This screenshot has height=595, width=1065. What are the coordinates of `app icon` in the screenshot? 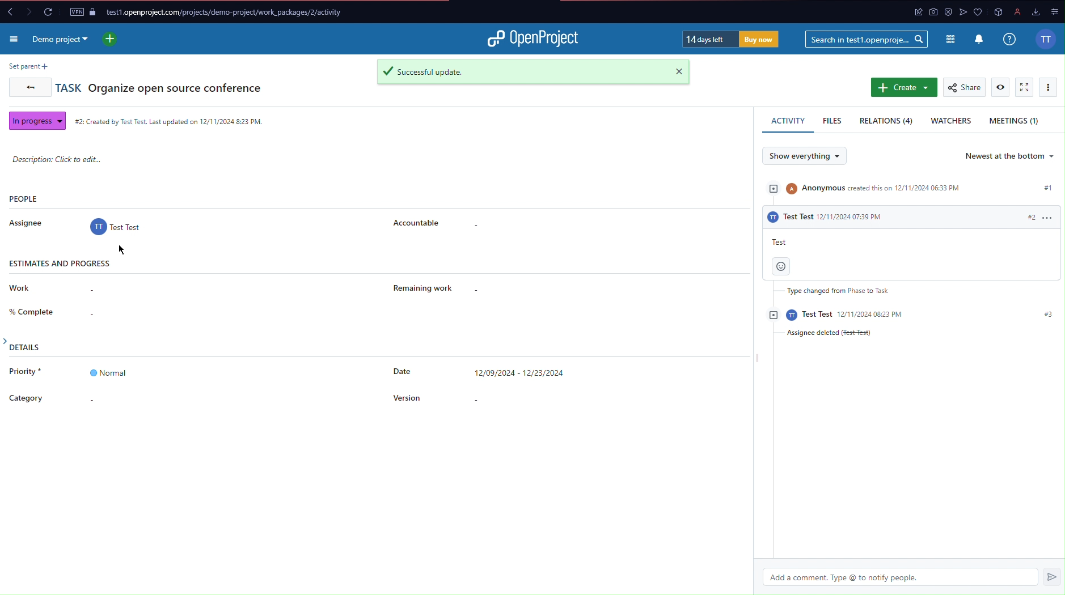 It's located at (914, 11).